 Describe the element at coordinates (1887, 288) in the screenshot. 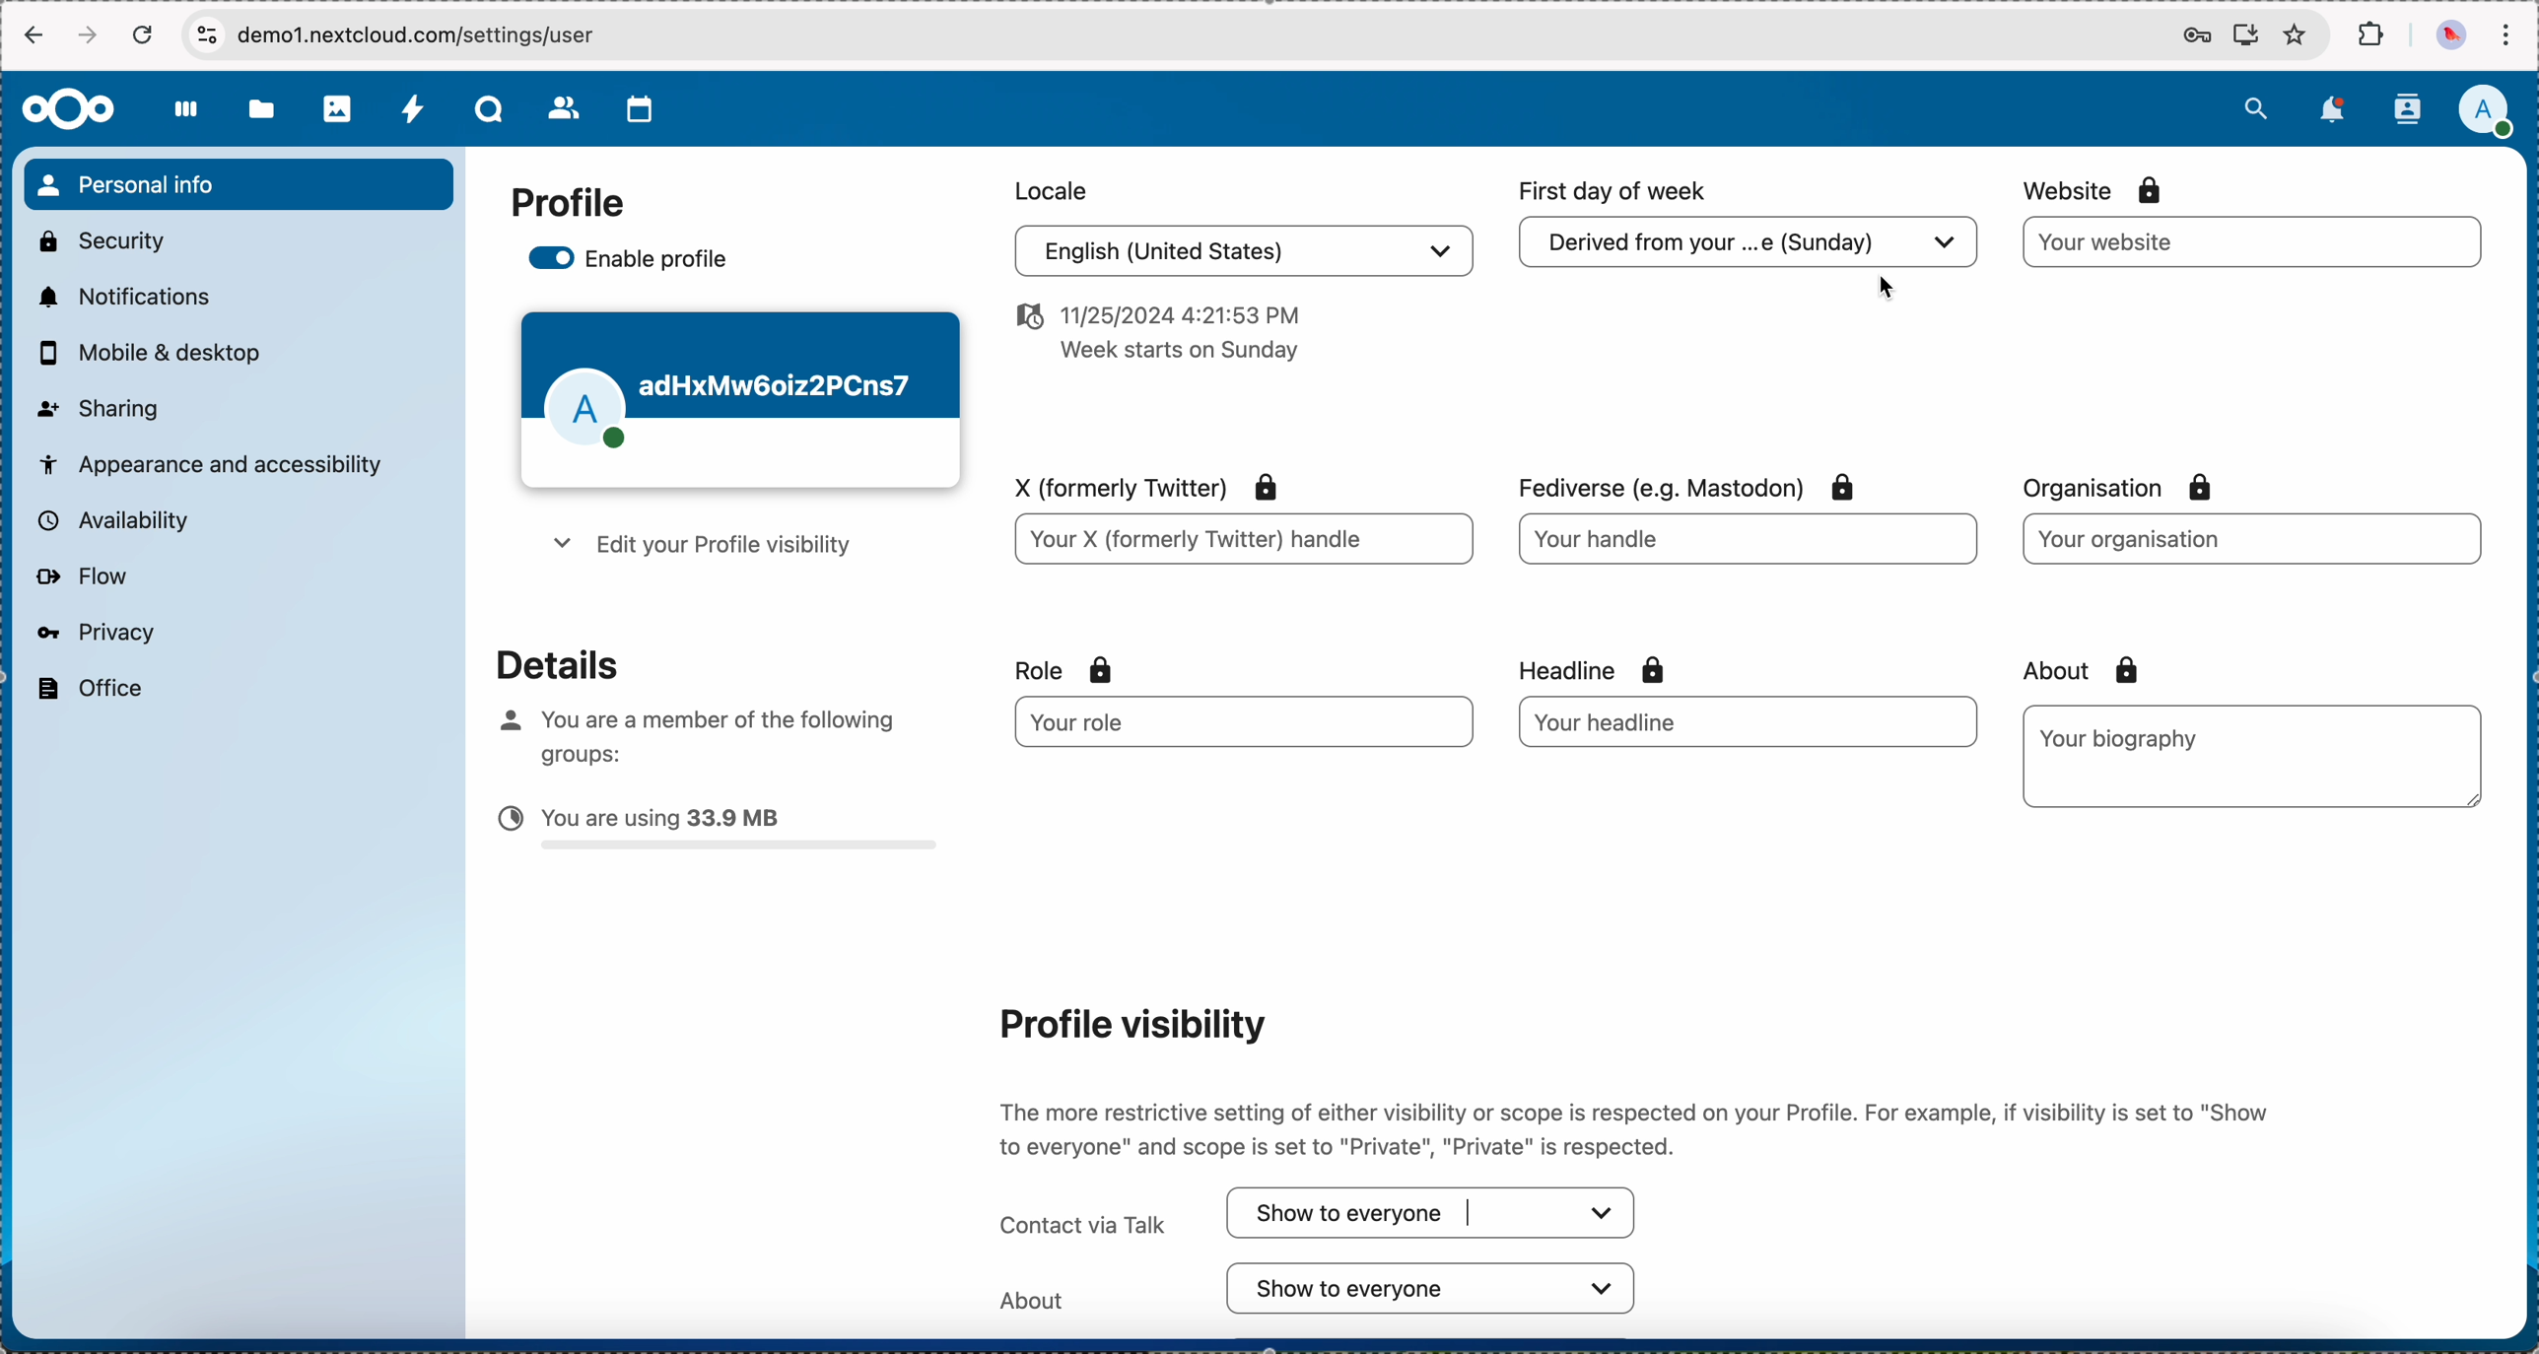

I see `mouse` at that location.